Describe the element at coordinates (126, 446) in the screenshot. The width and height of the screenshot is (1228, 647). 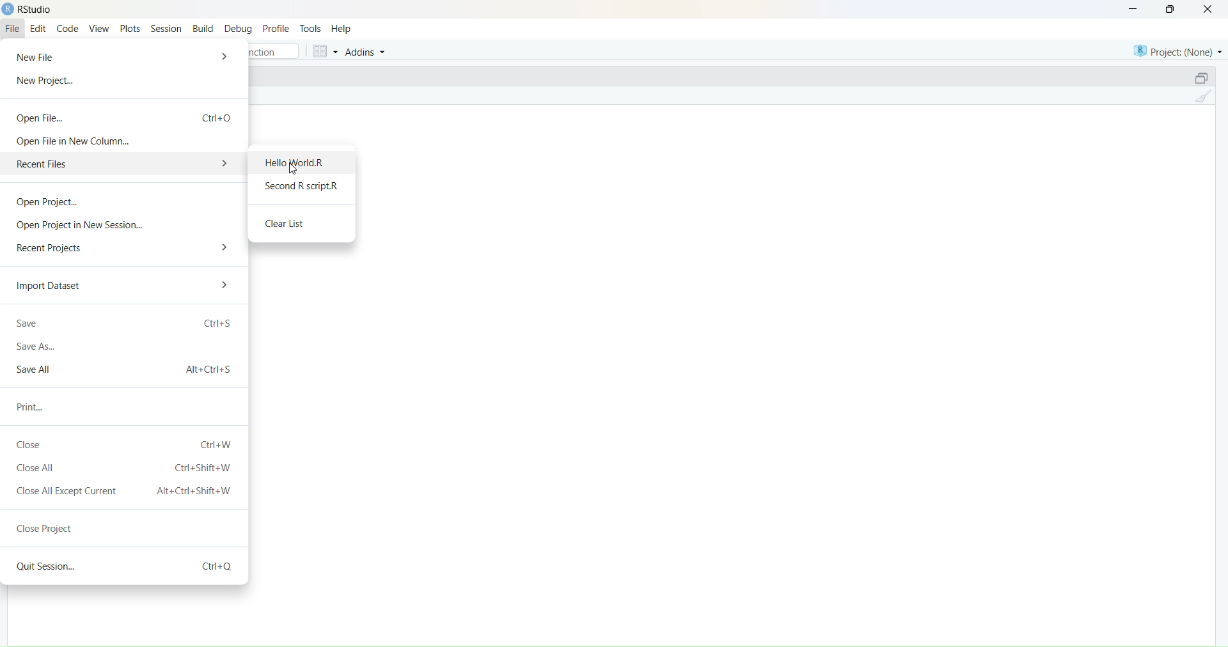
I see `Close Ctrl+W` at that location.